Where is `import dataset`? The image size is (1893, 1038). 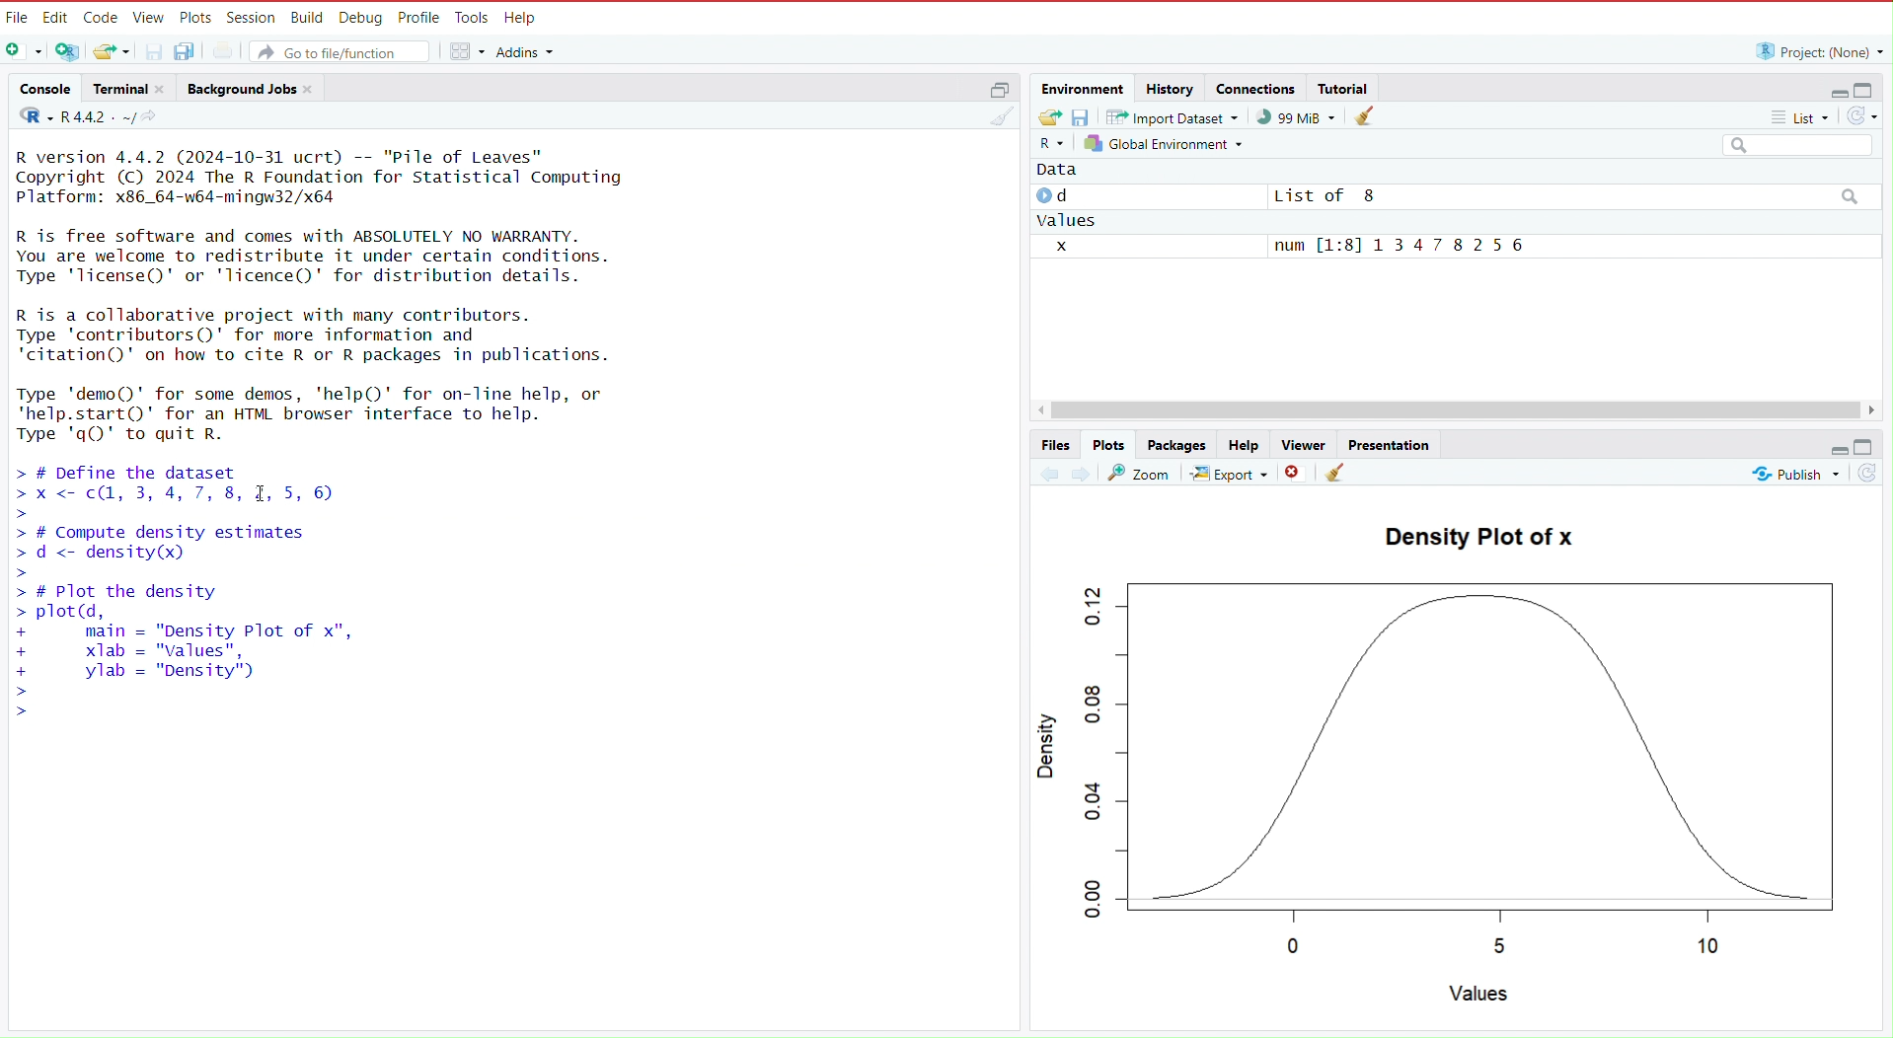 import dataset is located at coordinates (1173, 119).